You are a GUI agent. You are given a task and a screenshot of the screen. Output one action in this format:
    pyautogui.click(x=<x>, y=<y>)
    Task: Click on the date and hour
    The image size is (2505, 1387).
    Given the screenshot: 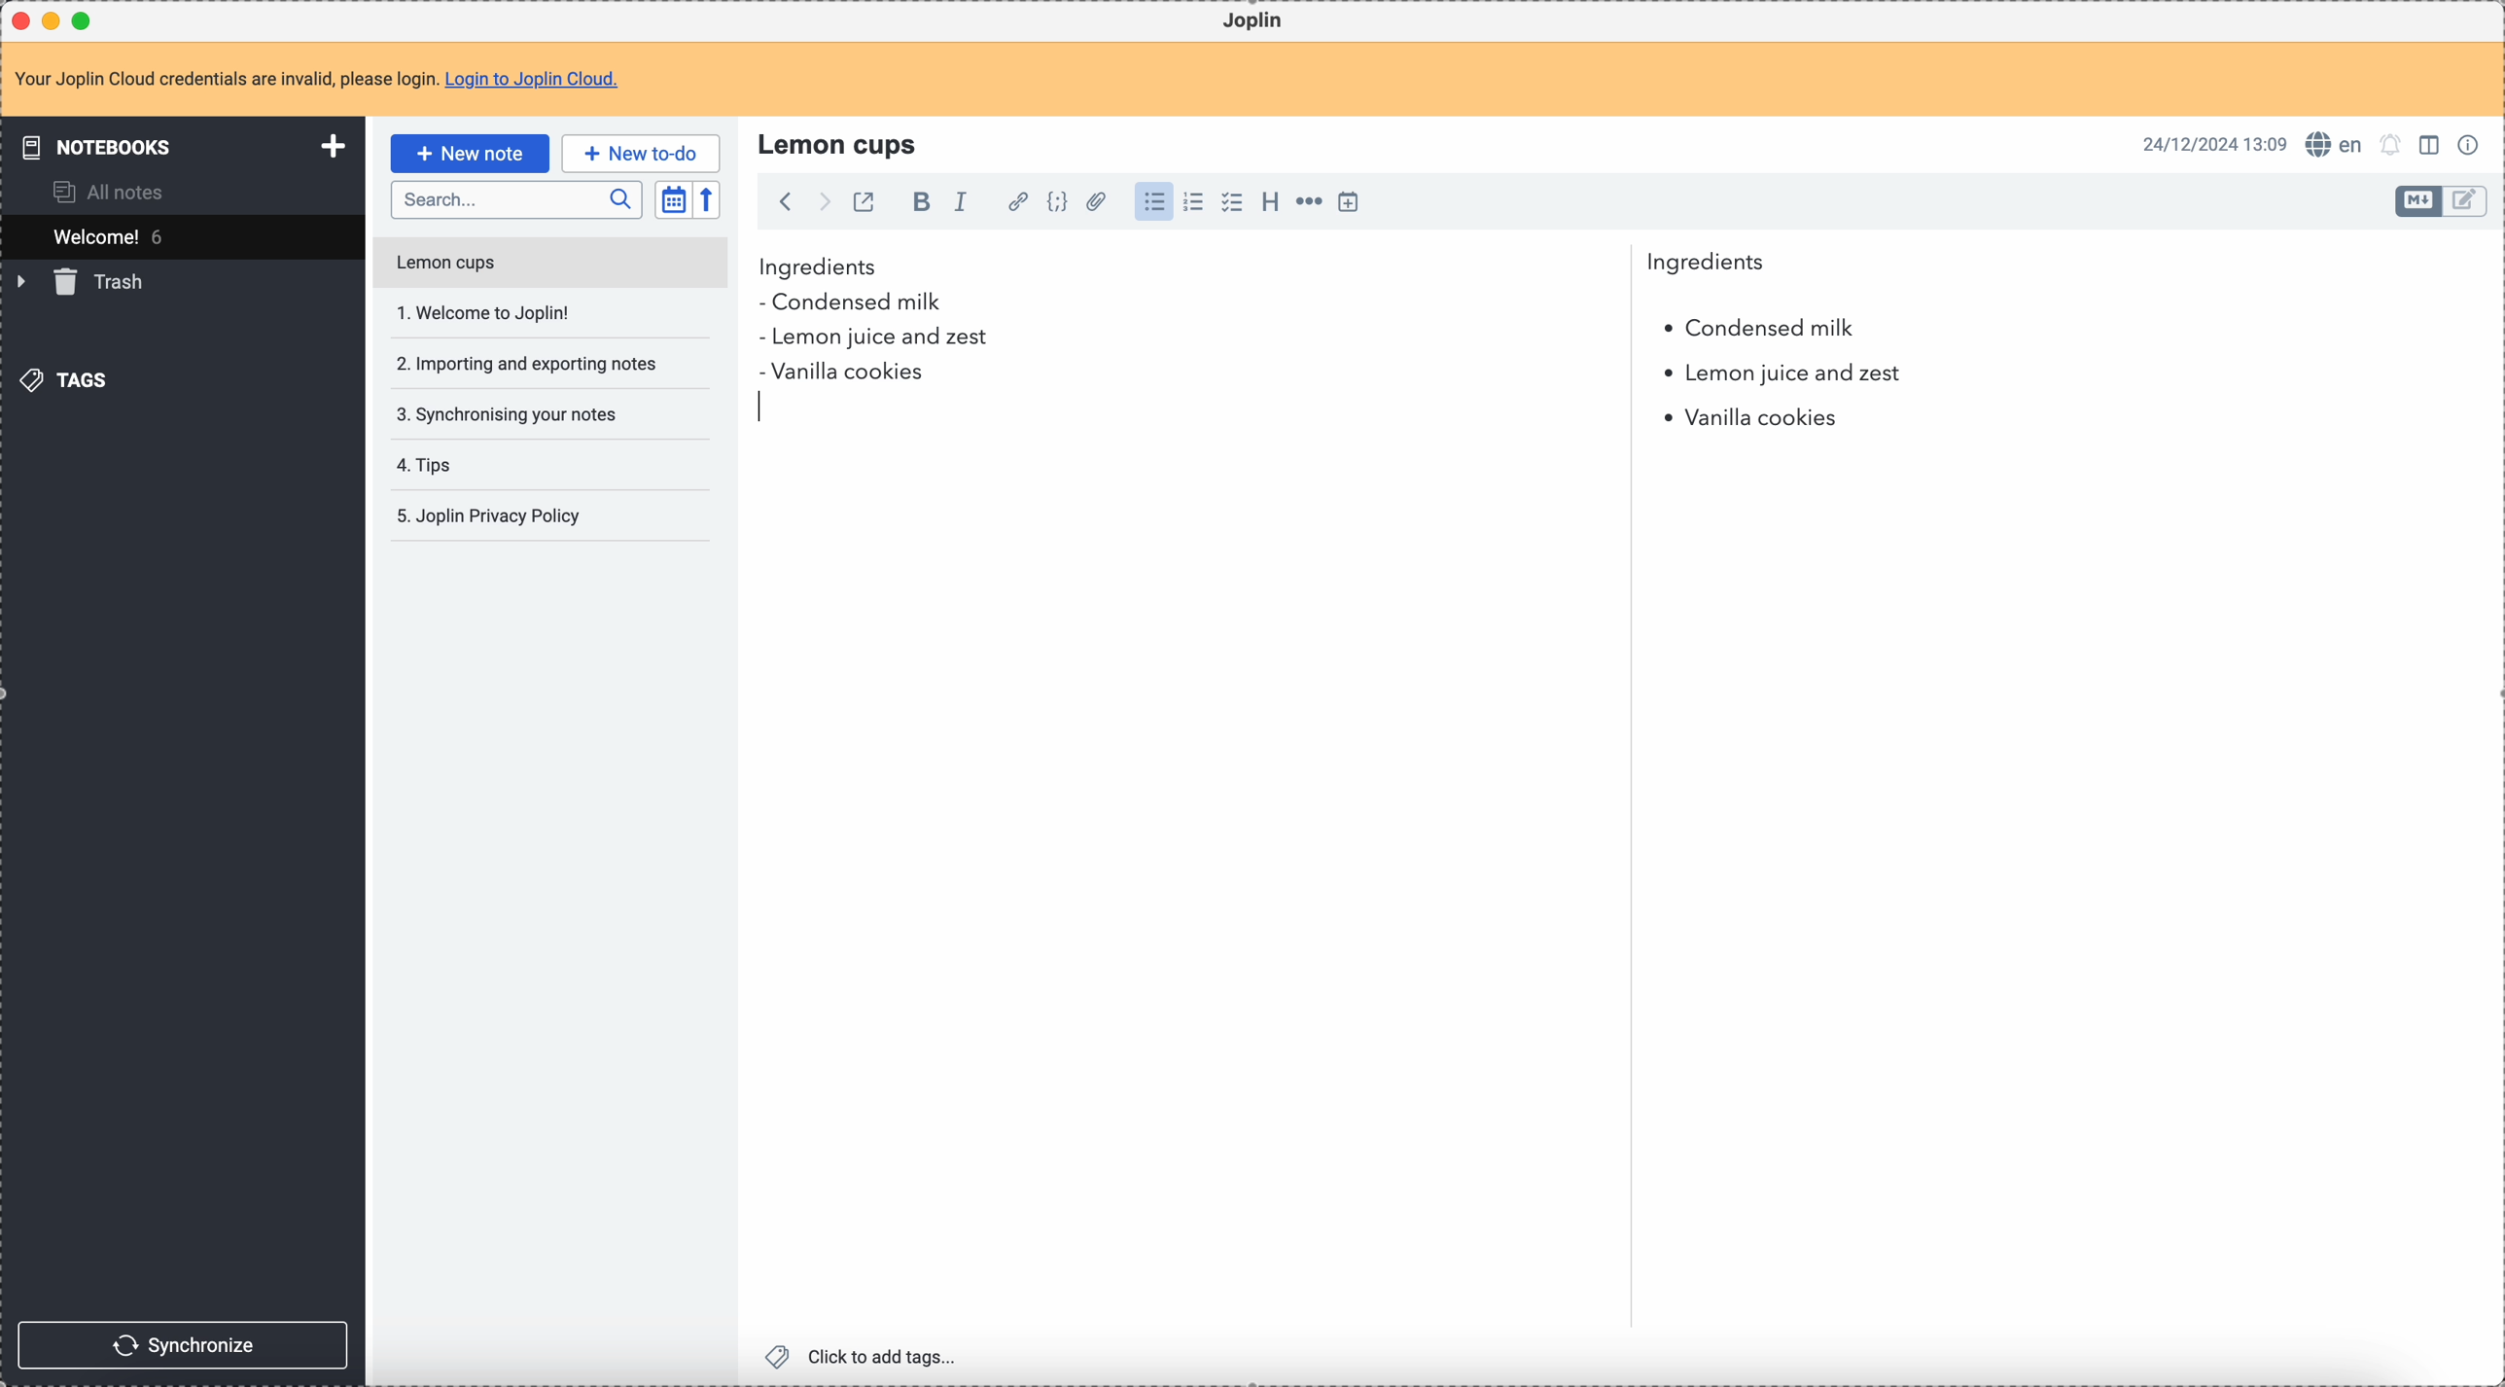 What is the action you would take?
    pyautogui.click(x=2215, y=143)
    